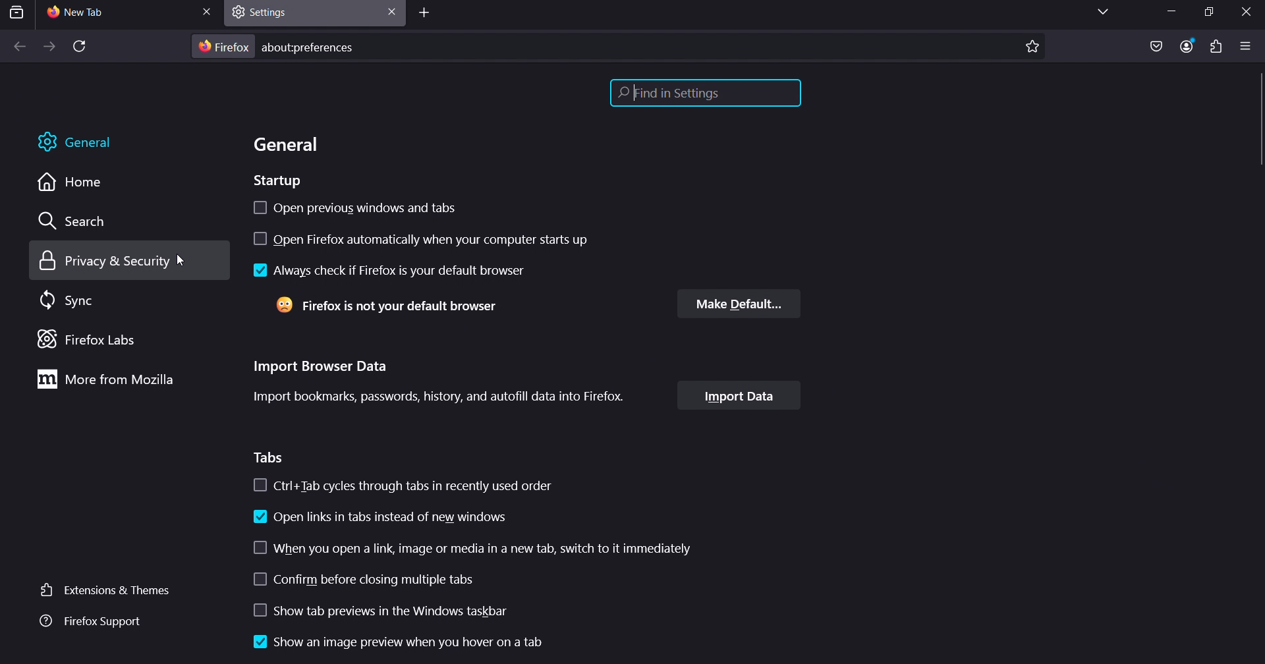  I want to click on home, so click(69, 186).